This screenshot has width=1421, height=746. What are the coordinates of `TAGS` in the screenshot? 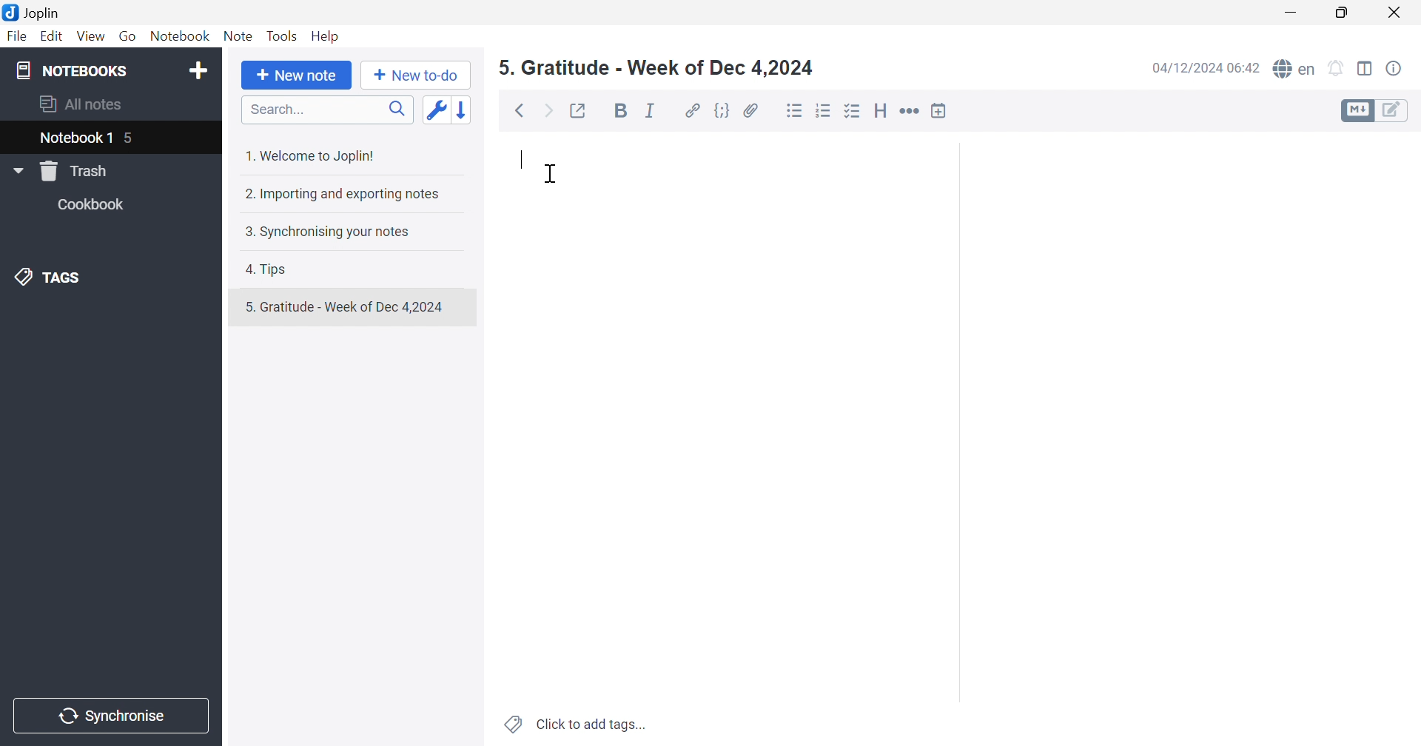 It's located at (56, 278).